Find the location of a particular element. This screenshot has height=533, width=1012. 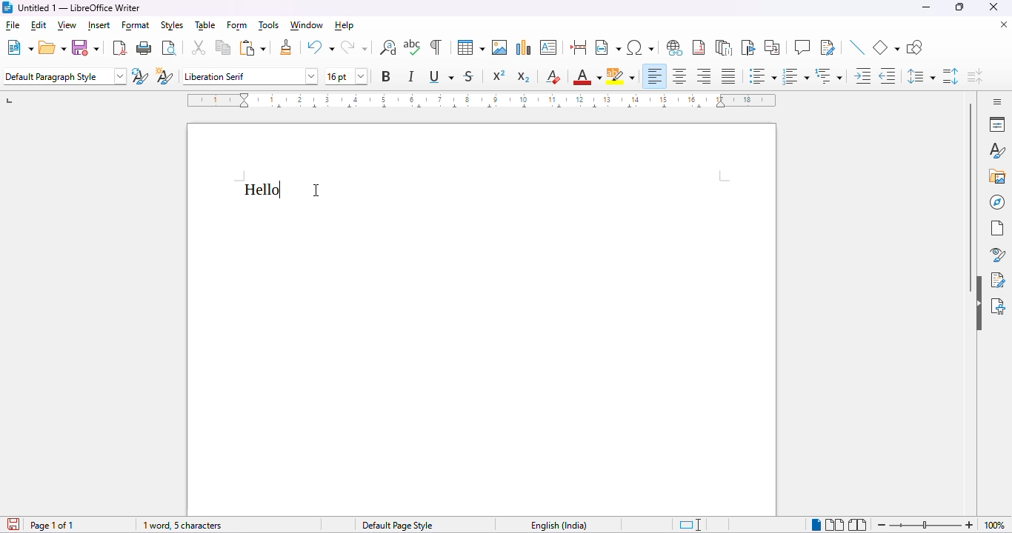

text language is located at coordinates (560, 526).